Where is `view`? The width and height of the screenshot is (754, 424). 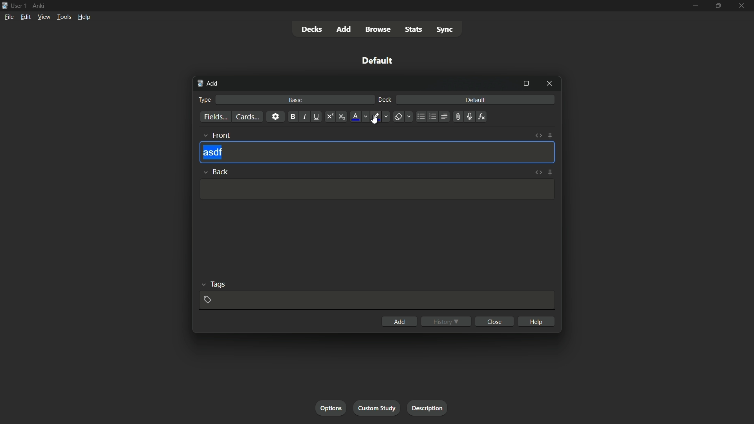 view is located at coordinates (44, 17).